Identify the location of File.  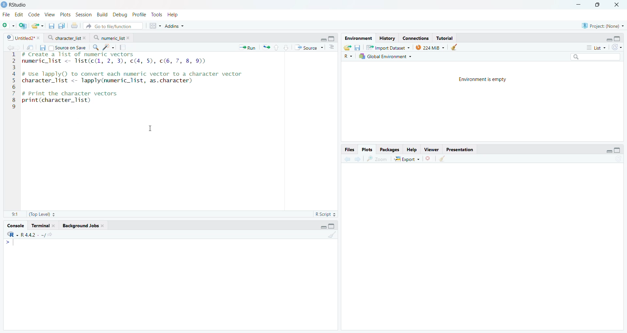
(7, 15).